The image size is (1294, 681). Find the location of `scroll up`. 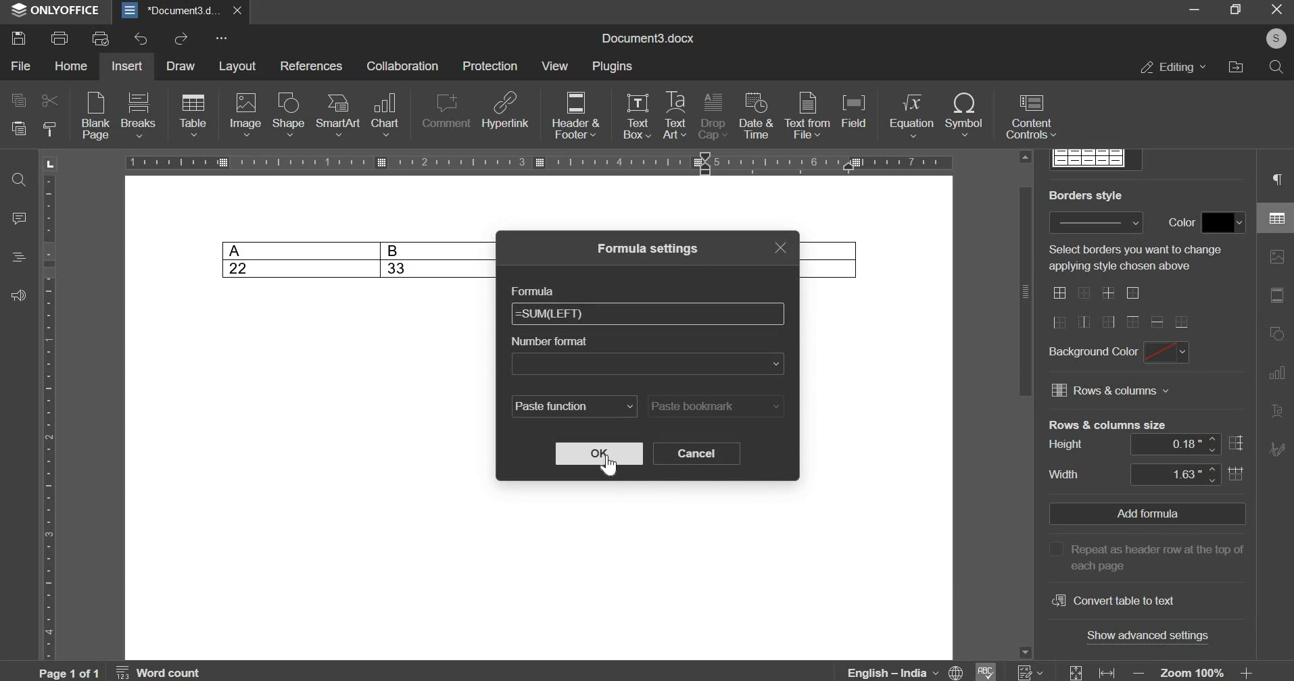

scroll up is located at coordinates (1026, 157).